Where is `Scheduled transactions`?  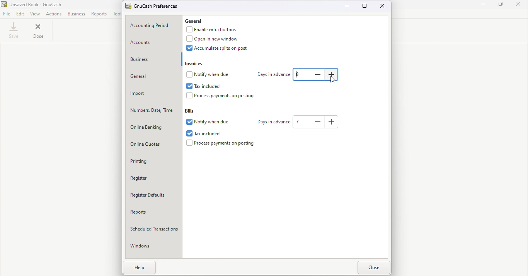
Scheduled transactions is located at coordinates (154, 231).